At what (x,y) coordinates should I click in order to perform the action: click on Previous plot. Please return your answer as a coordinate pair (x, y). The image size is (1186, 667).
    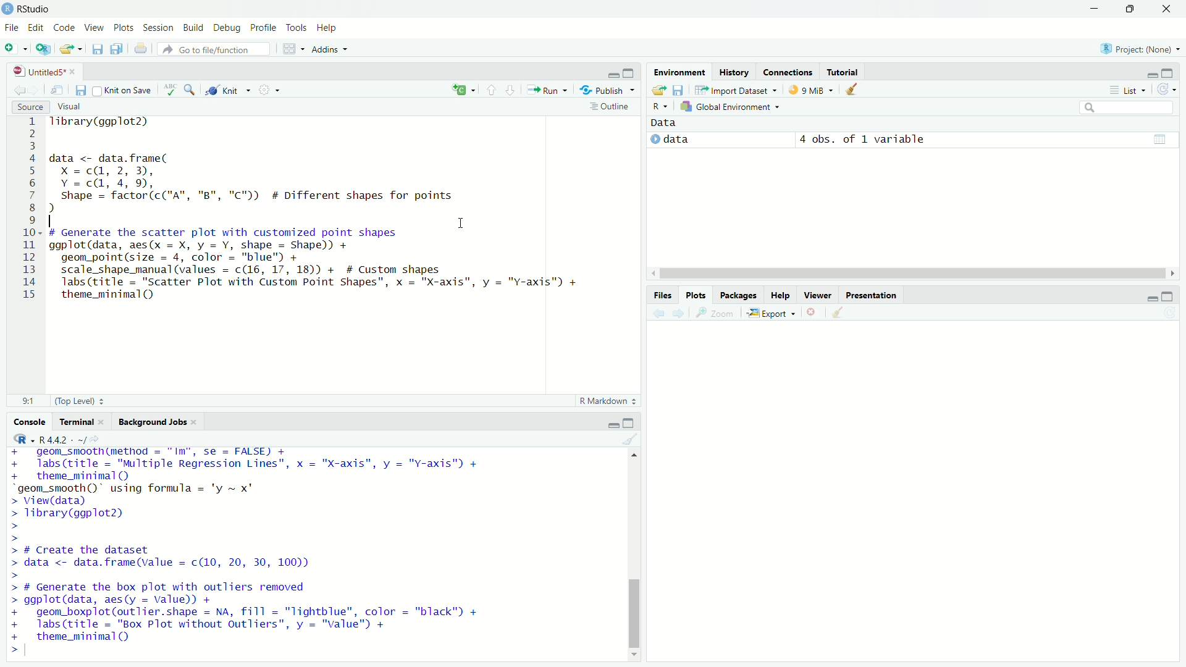
    Looking at the image, I should click on (658, 312).